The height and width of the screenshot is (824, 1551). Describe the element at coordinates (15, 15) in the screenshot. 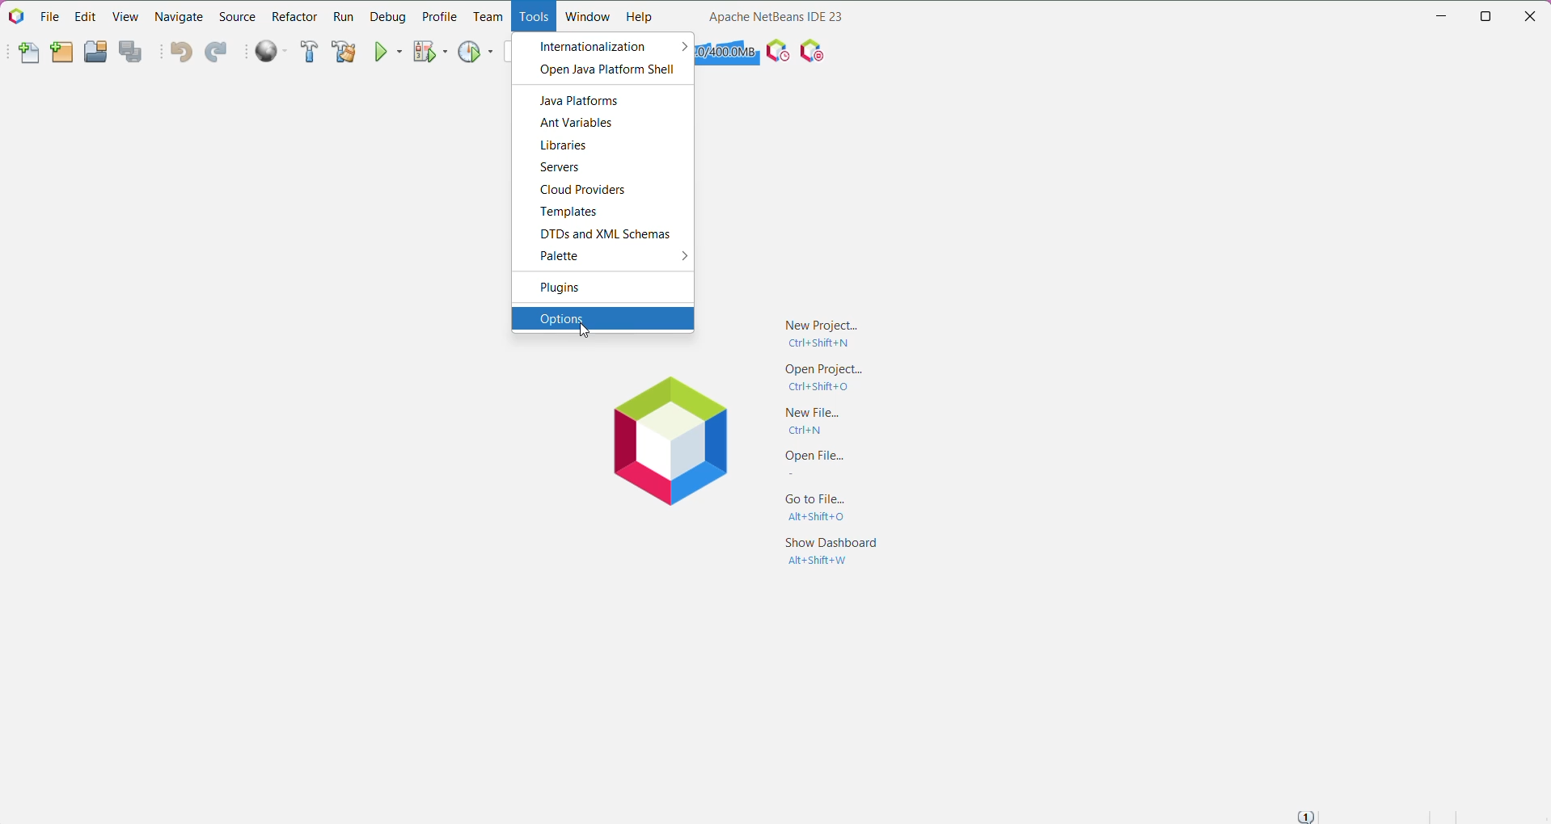

I see `Application Logo` at that location.